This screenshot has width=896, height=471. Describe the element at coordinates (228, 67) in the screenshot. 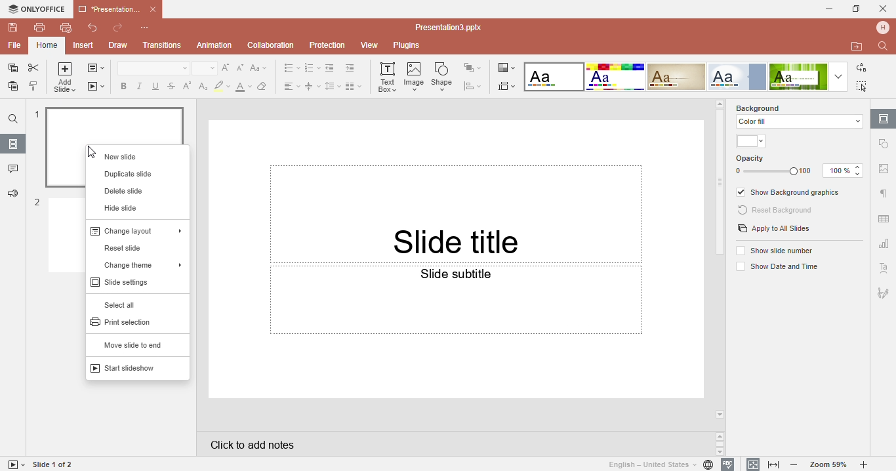

I see `Increment font size` at that location.